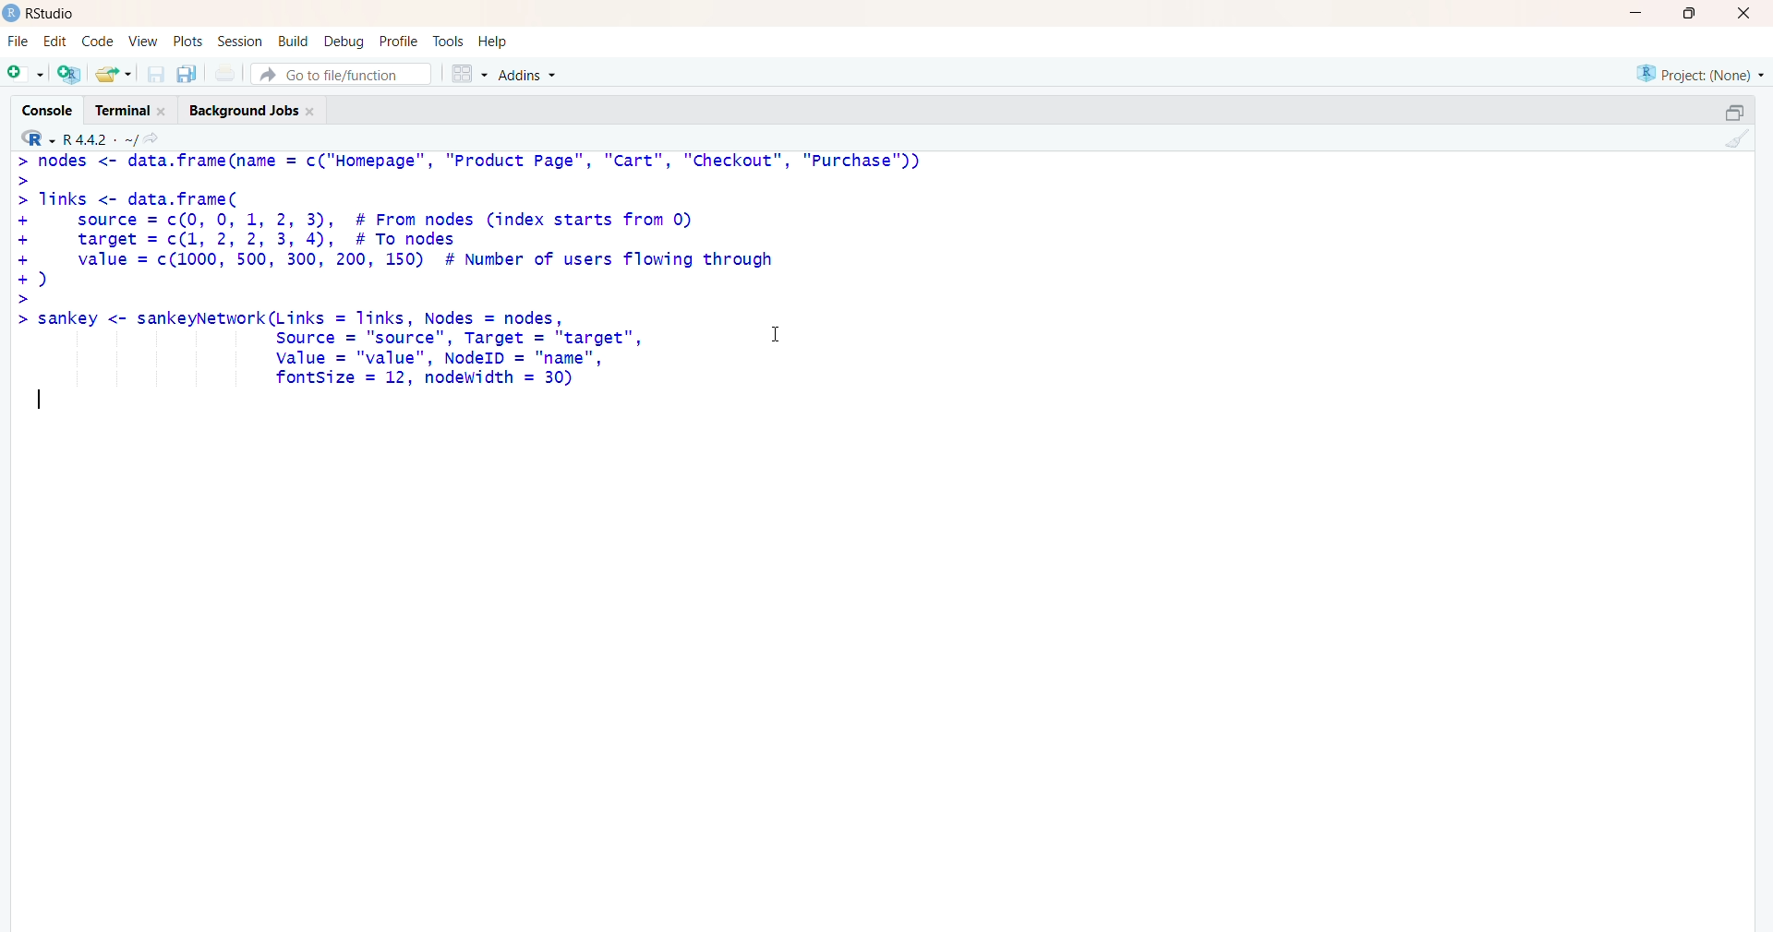 Image resolution: width=1773 pixels, height=932 pixels. What do you see at coordinates (96, 40) in the screenshot?
I see `` at bounding box center [96, 40].